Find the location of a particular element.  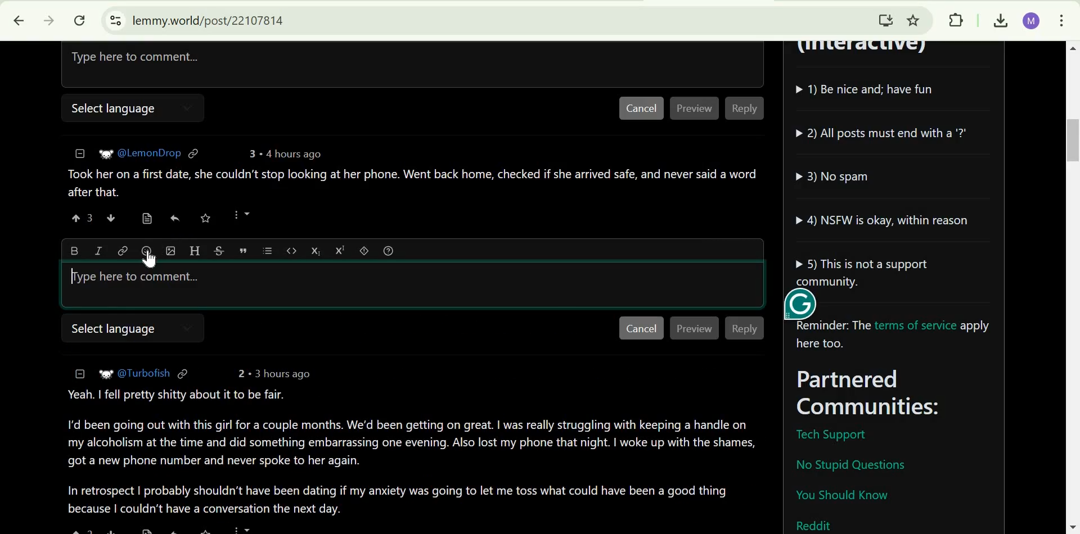

Emoji is located at coordinates (147, 251).